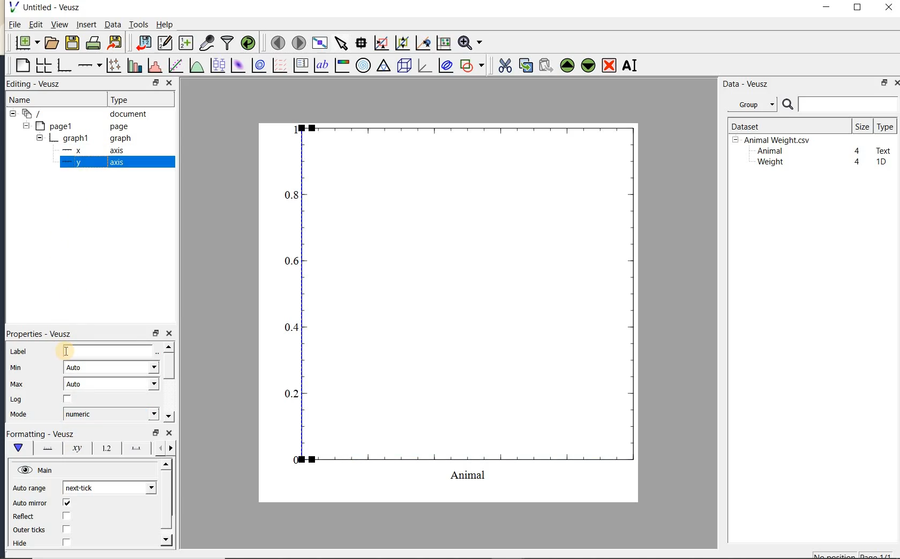 Image resolution: width=900 pixels, height=559 pixels. Describe the element at coordinates (138, 99) in the screenshot. I see `Type` at that location.